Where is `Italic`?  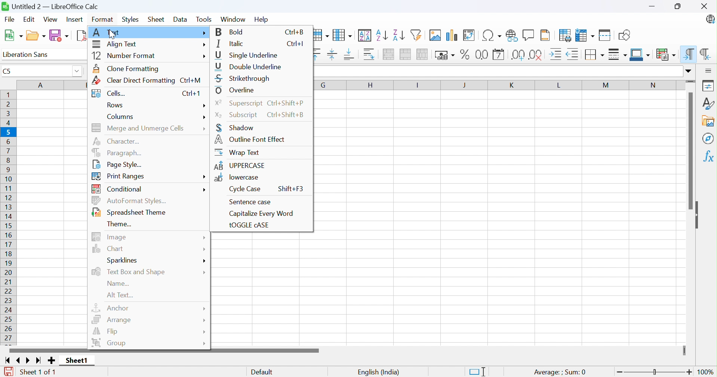 Italic is located at coordinates (231, 43).